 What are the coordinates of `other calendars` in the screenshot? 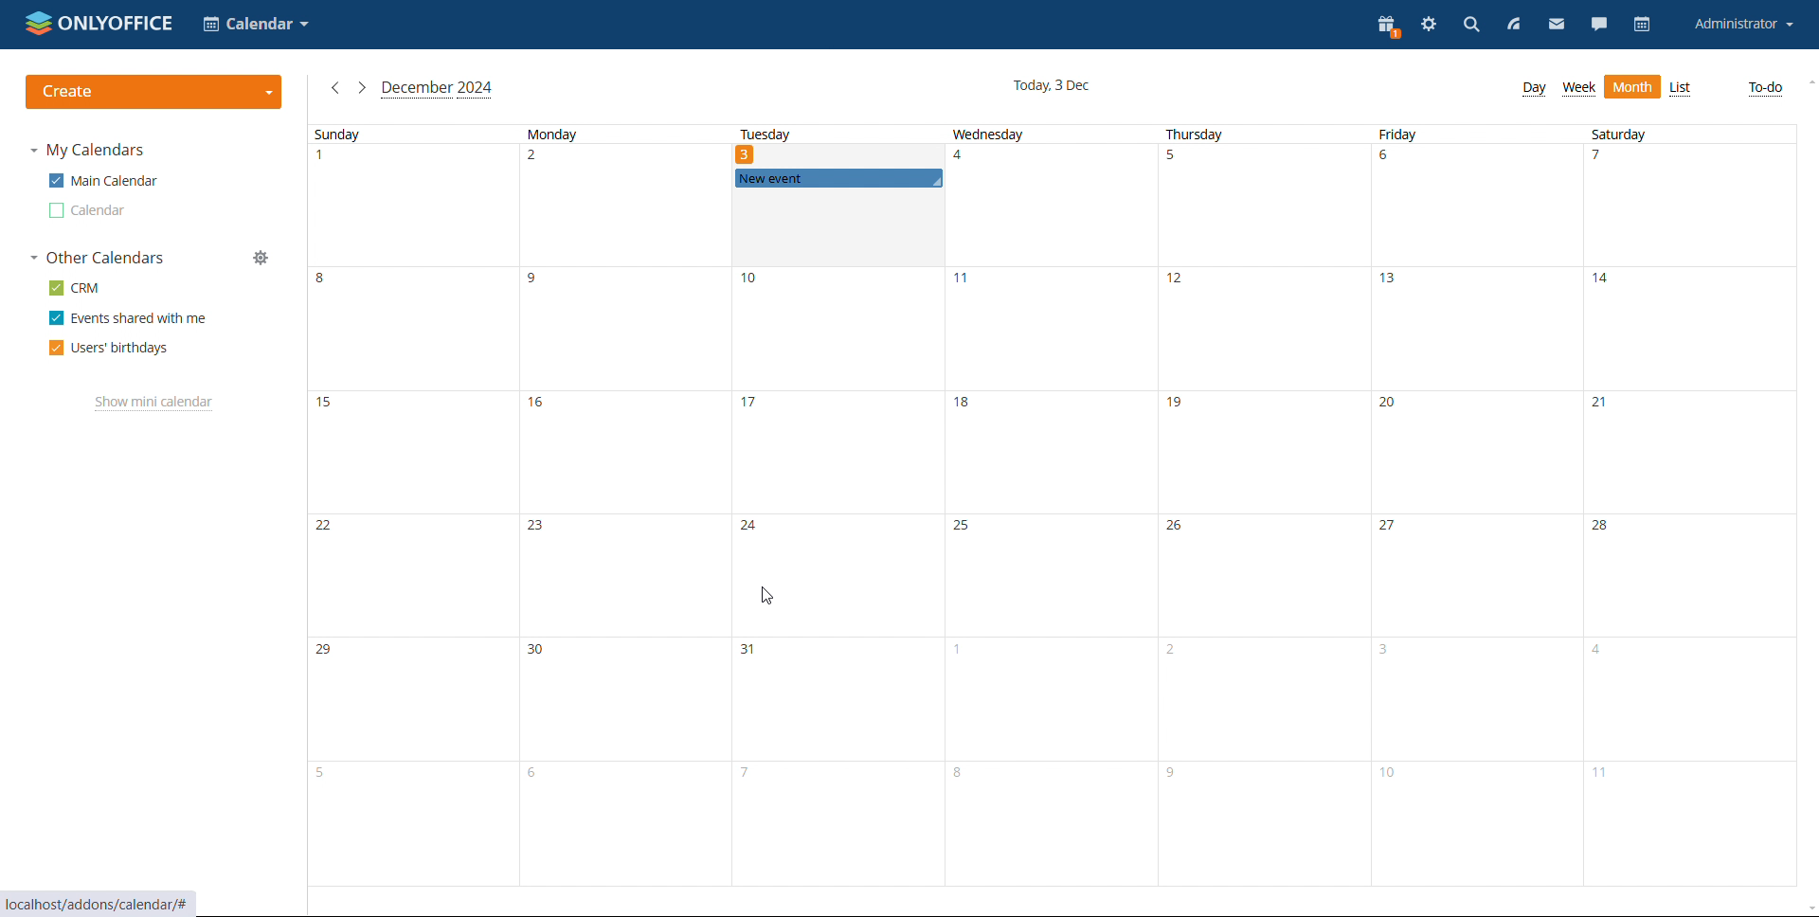 It's located at (97, 259).